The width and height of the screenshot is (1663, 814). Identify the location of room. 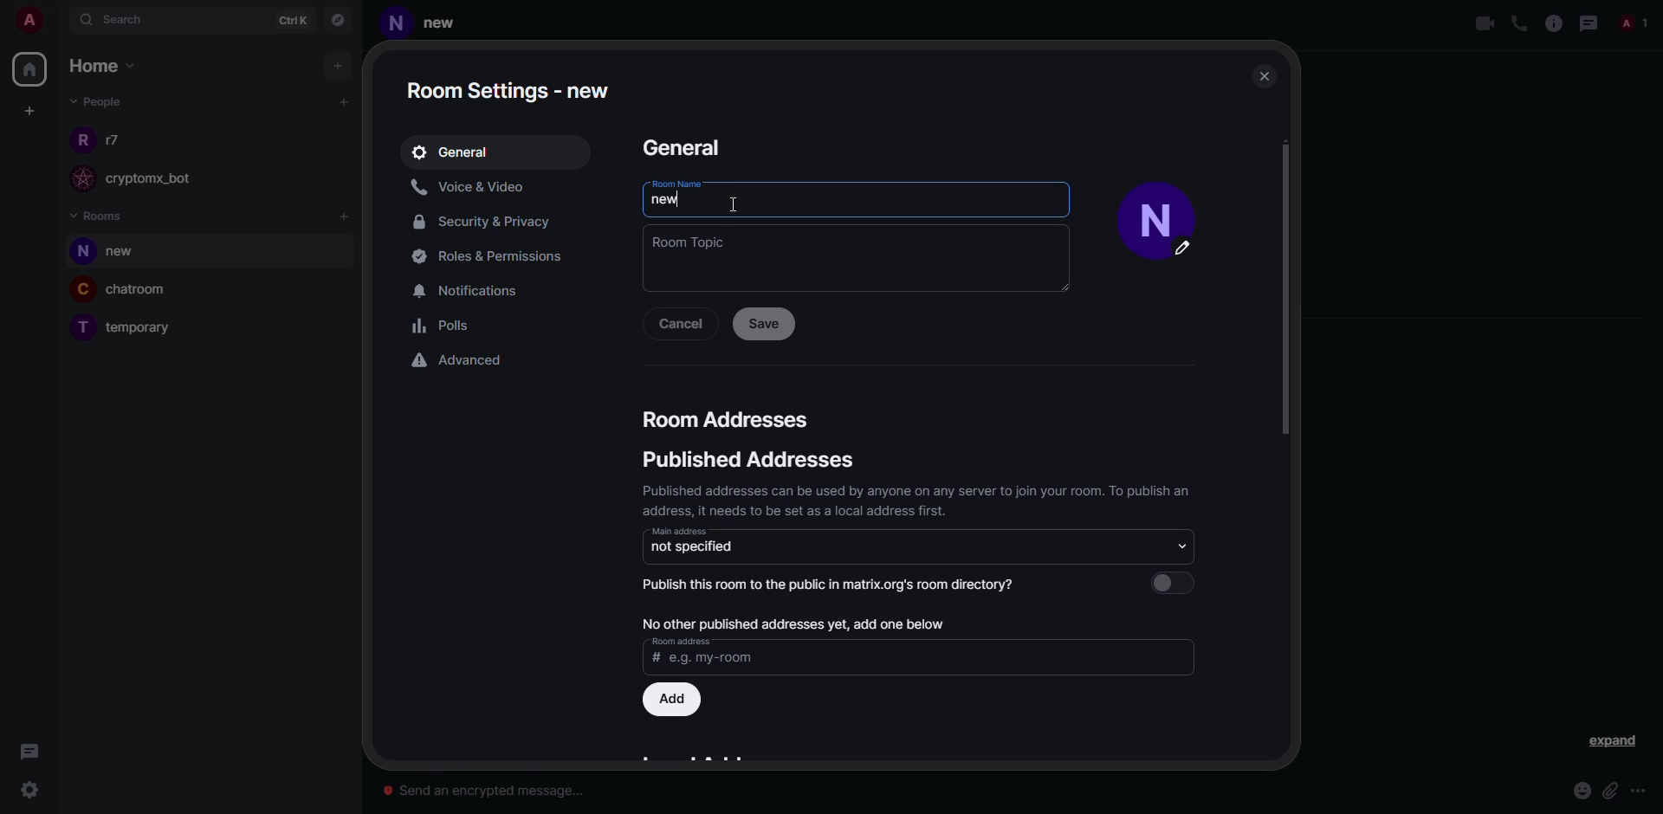
(131, 253).